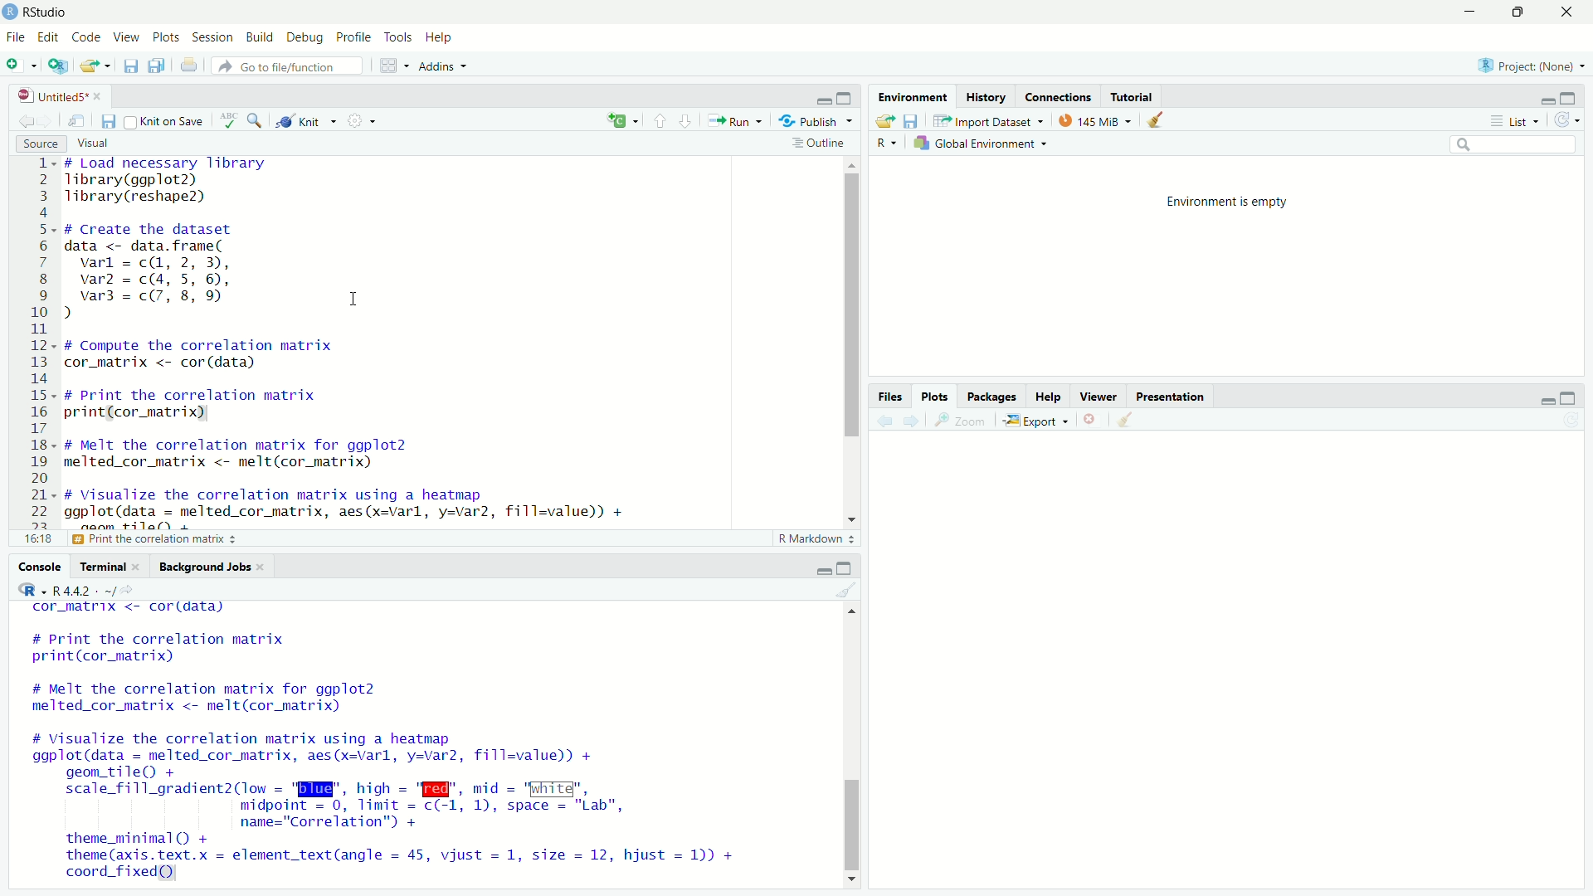 Image resolution: width=1593 pixels, height=896 pixels. Describe the element at coordinates (1469, 12) in the screenshot. I see `minimize` at that location.